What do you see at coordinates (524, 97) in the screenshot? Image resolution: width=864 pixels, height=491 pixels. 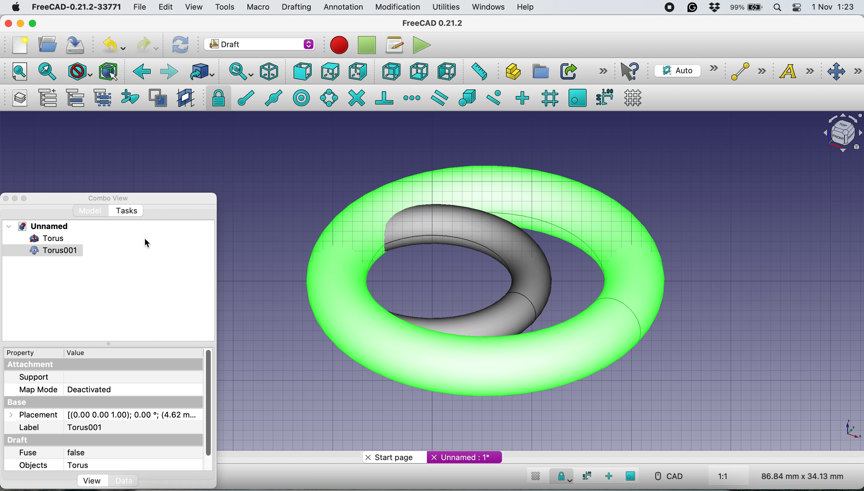 I see `snap ortho` at bounding box center [524, 97].